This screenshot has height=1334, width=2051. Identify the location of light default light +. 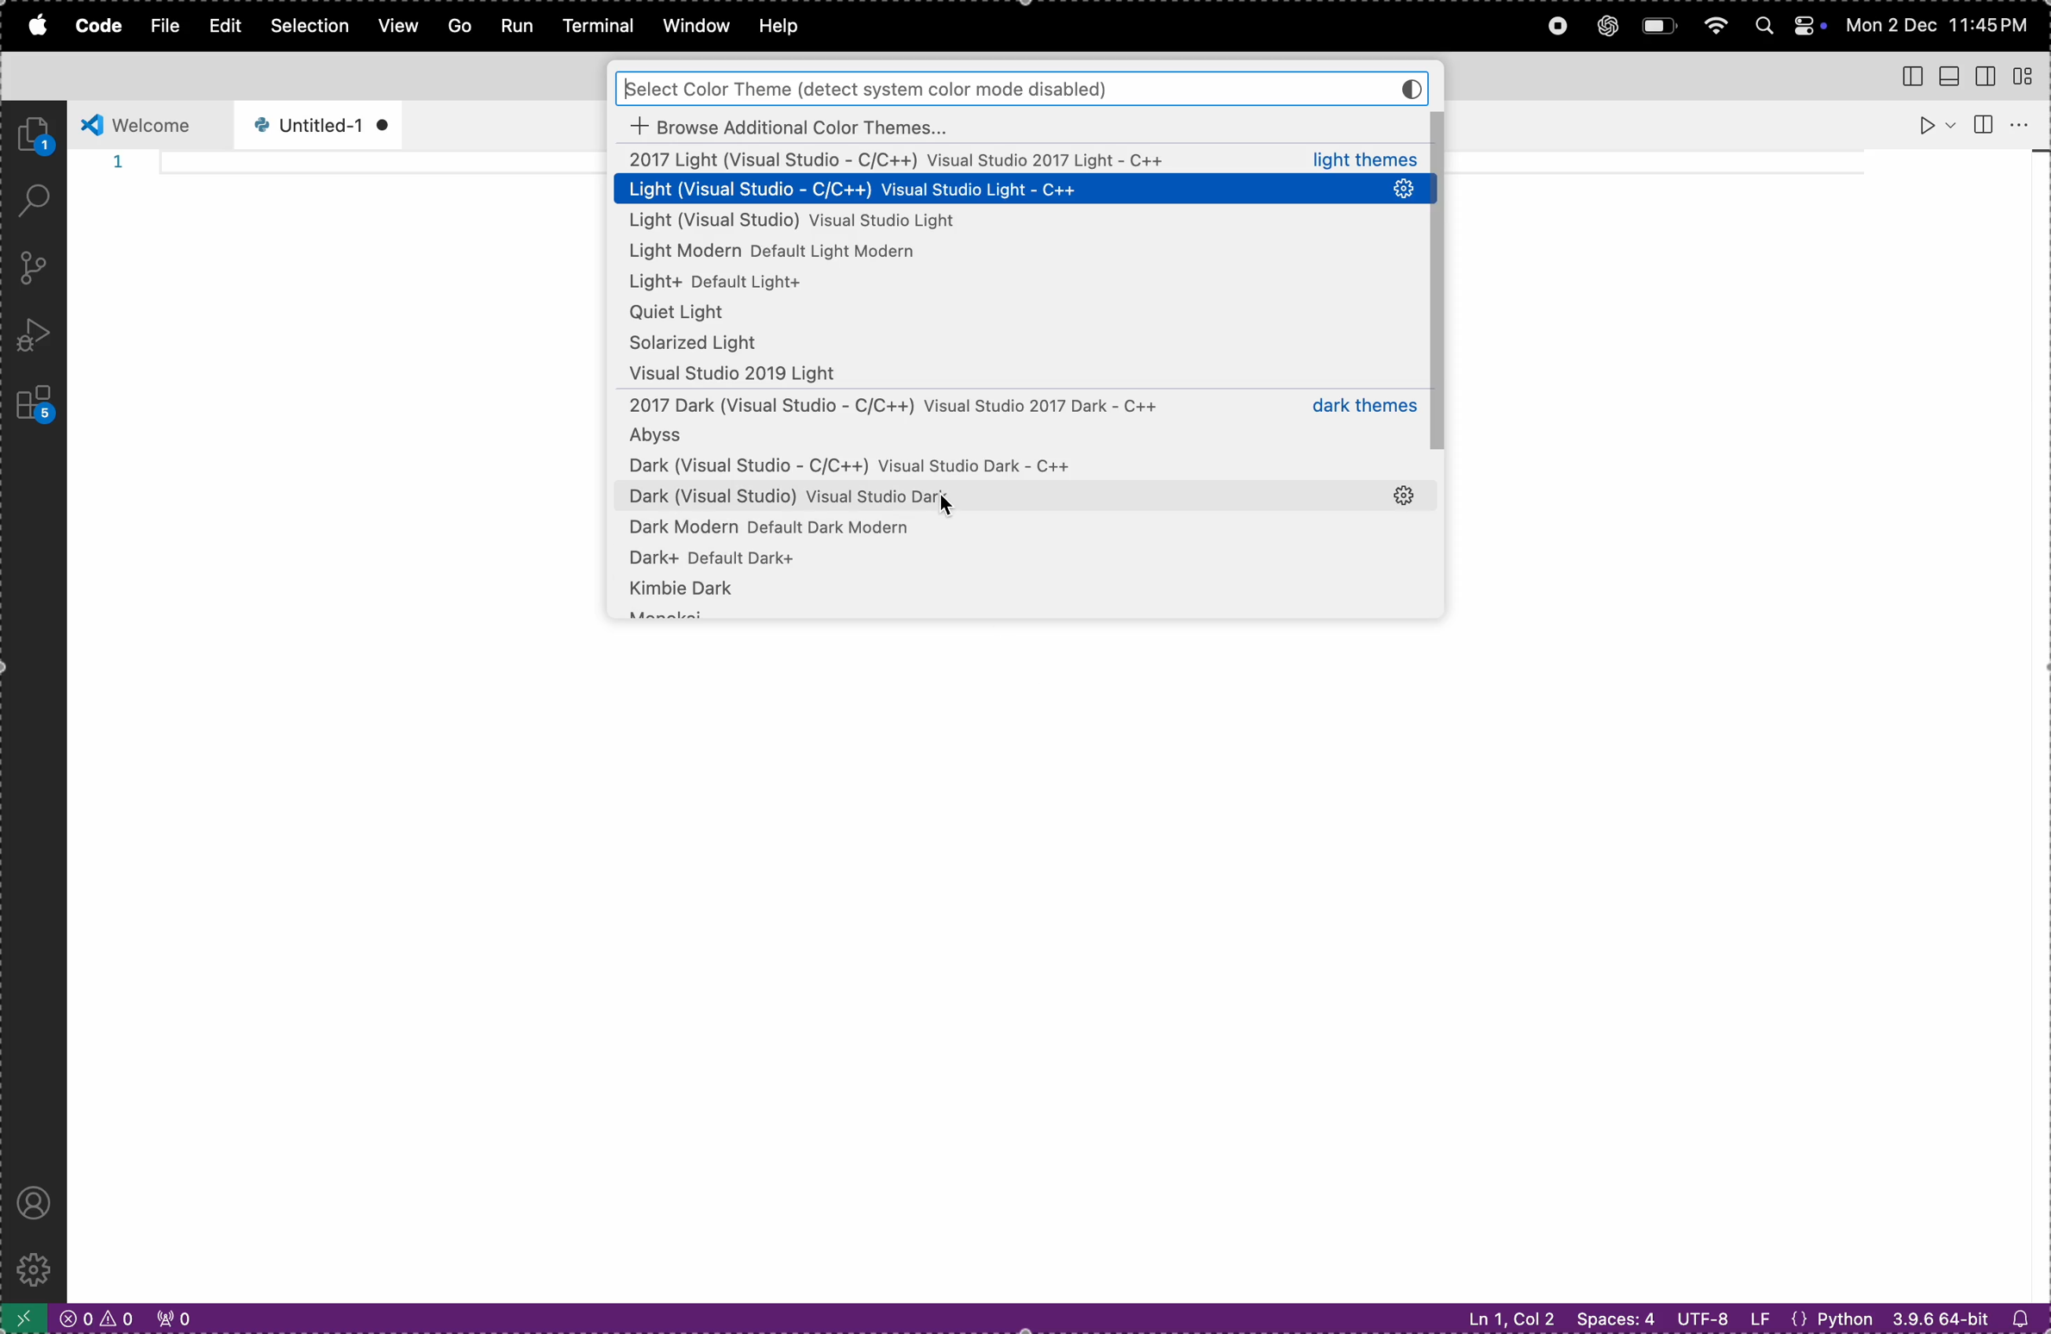
(823, 284).